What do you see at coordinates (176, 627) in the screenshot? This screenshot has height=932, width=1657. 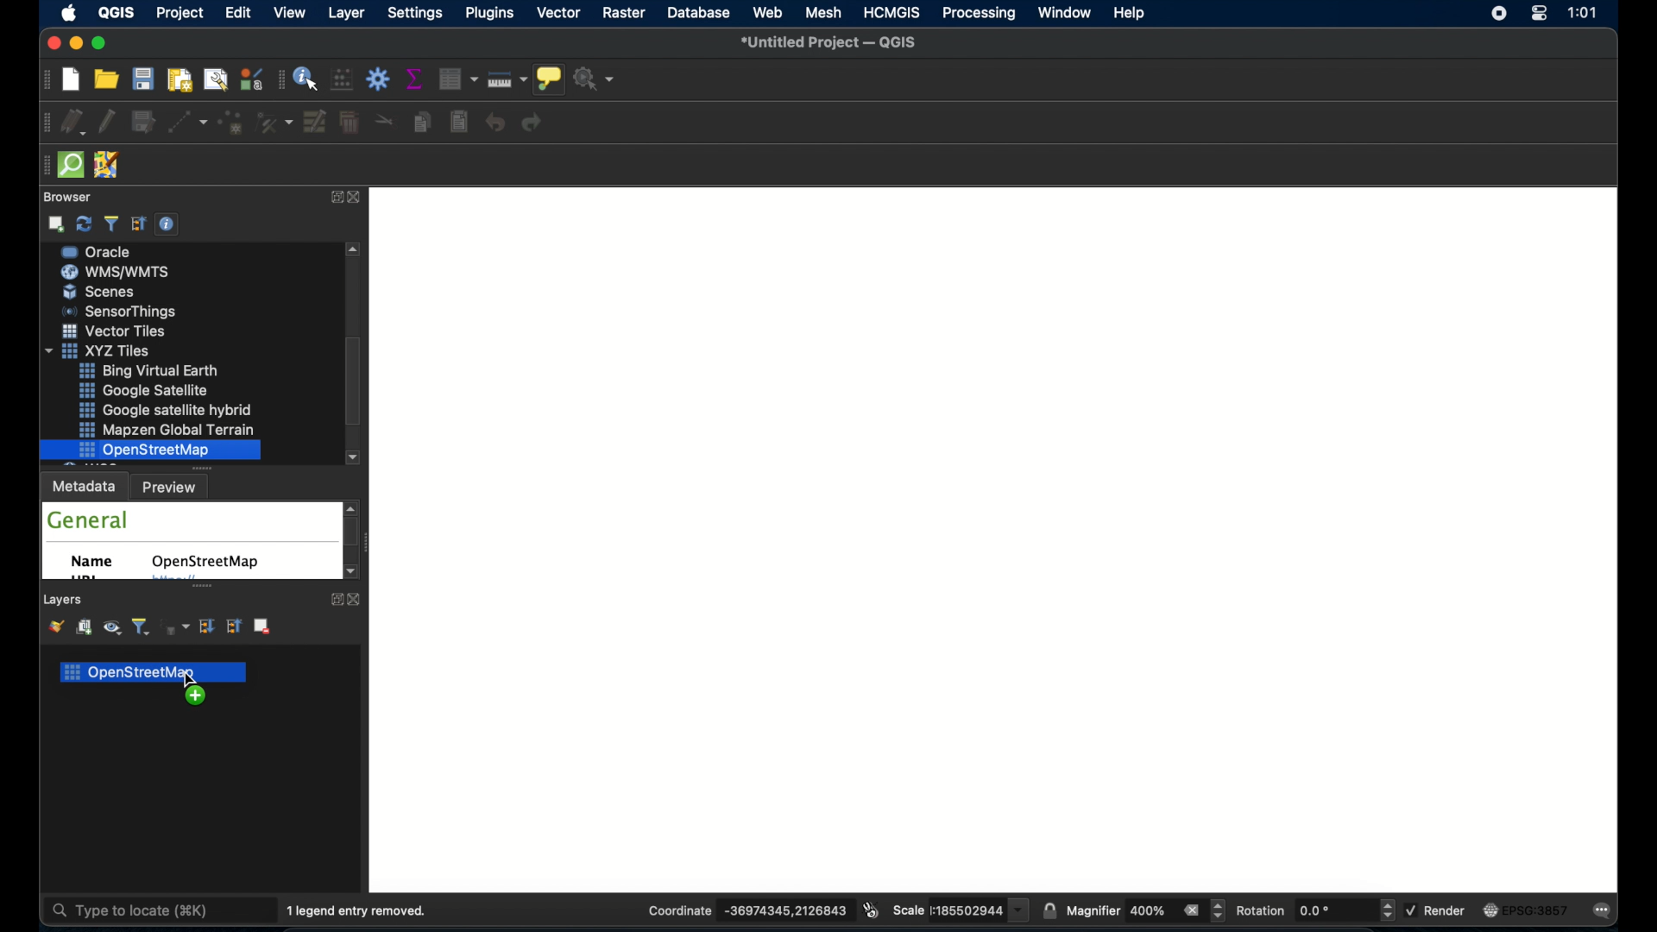 I see `filter legend by expression ` at bounding box center [176, 627].